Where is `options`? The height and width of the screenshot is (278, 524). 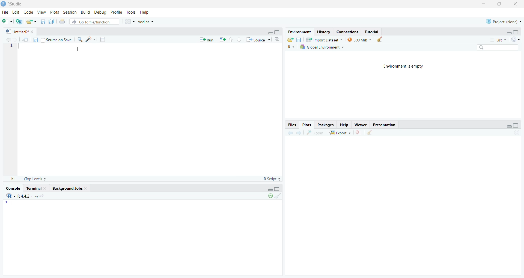 options is located at coordinates (276, 40).